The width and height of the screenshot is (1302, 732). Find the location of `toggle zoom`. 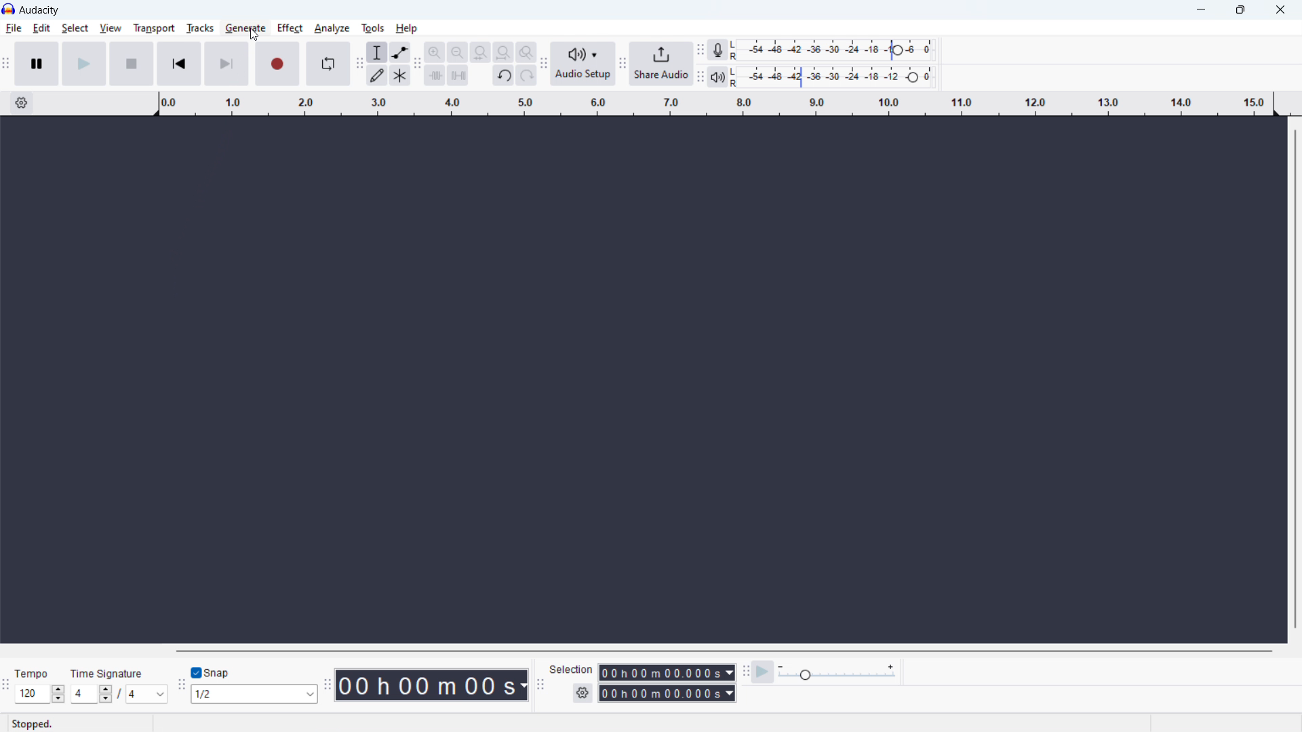

toggle zoom is located at coordinates (527, 52).